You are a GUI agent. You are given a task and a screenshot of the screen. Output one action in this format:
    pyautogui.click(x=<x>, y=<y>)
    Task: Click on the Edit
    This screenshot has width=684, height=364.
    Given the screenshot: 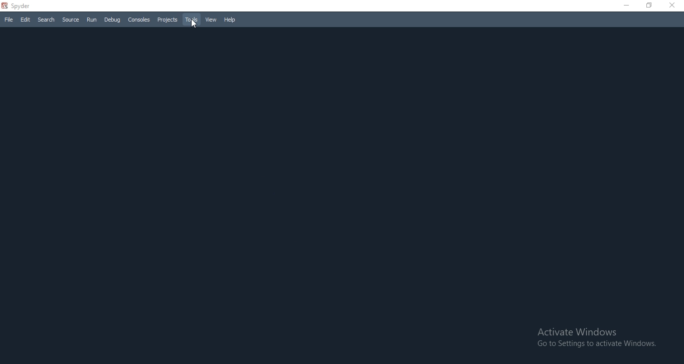 What is the action you would take?
    pyautogui.click(x=24, y=20)
    